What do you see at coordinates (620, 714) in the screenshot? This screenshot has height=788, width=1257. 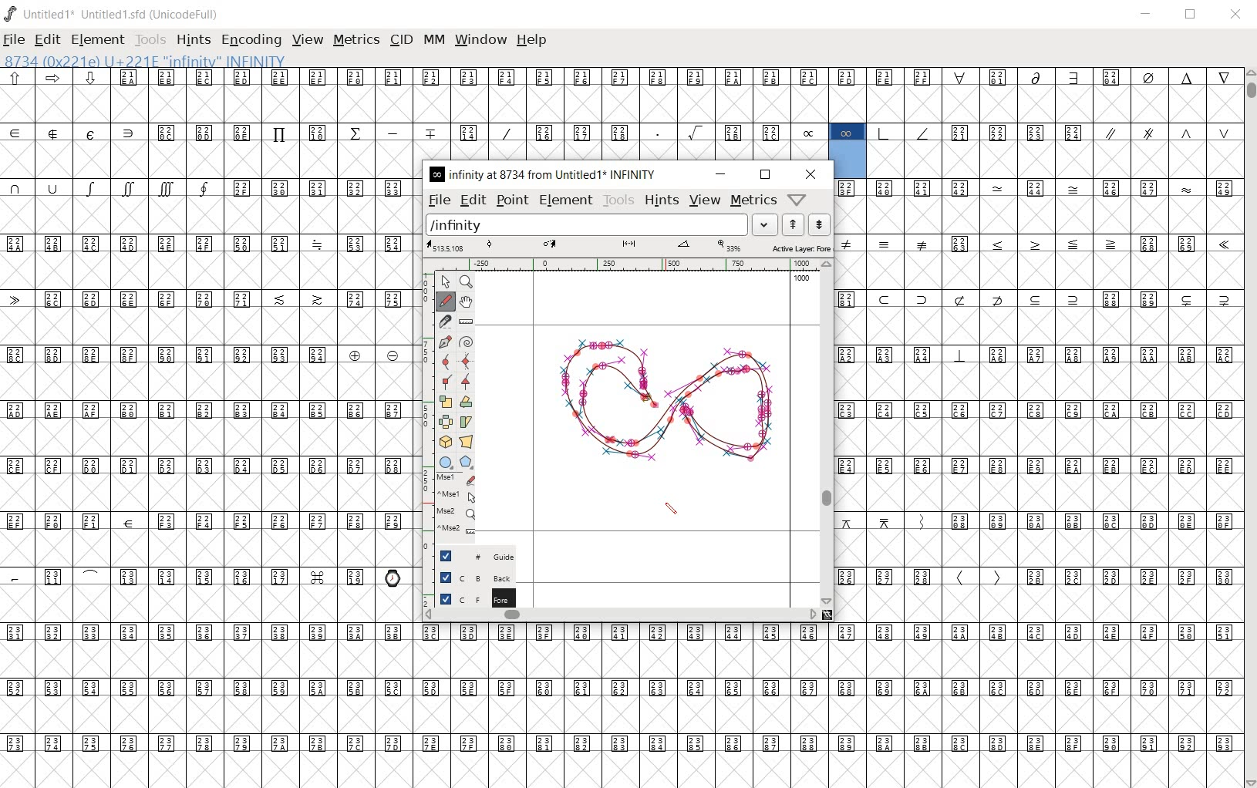 I see `empty glyph slots` at bounding box center [620, 714].